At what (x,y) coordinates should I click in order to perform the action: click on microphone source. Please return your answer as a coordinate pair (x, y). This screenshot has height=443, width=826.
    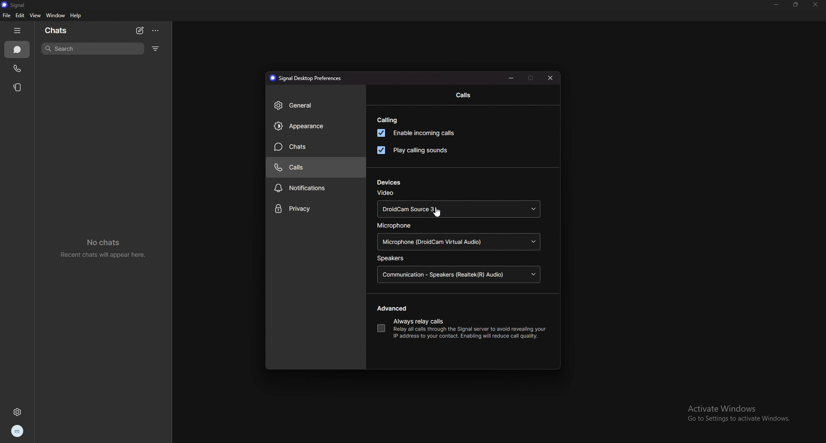
    Looking at the image, I should click on (459, 242).